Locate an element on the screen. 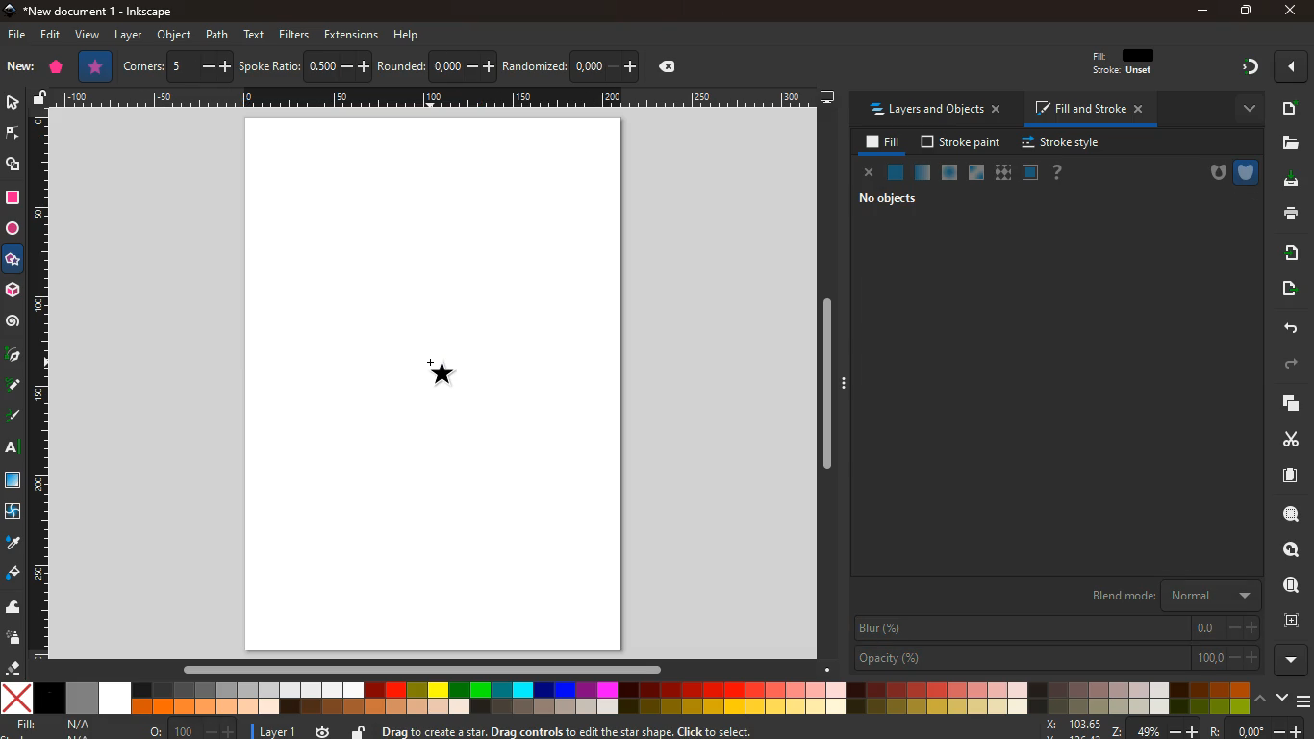 This screenshot has height=739, width=1314. normal is located at coordinates (896, 171).